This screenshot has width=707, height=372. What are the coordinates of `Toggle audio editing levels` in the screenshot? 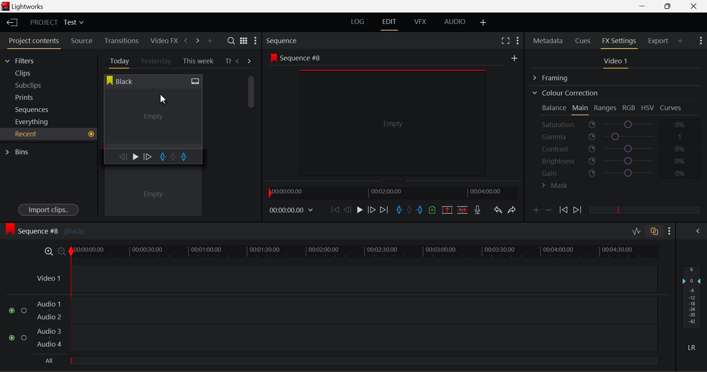 It's located at (637, 230).